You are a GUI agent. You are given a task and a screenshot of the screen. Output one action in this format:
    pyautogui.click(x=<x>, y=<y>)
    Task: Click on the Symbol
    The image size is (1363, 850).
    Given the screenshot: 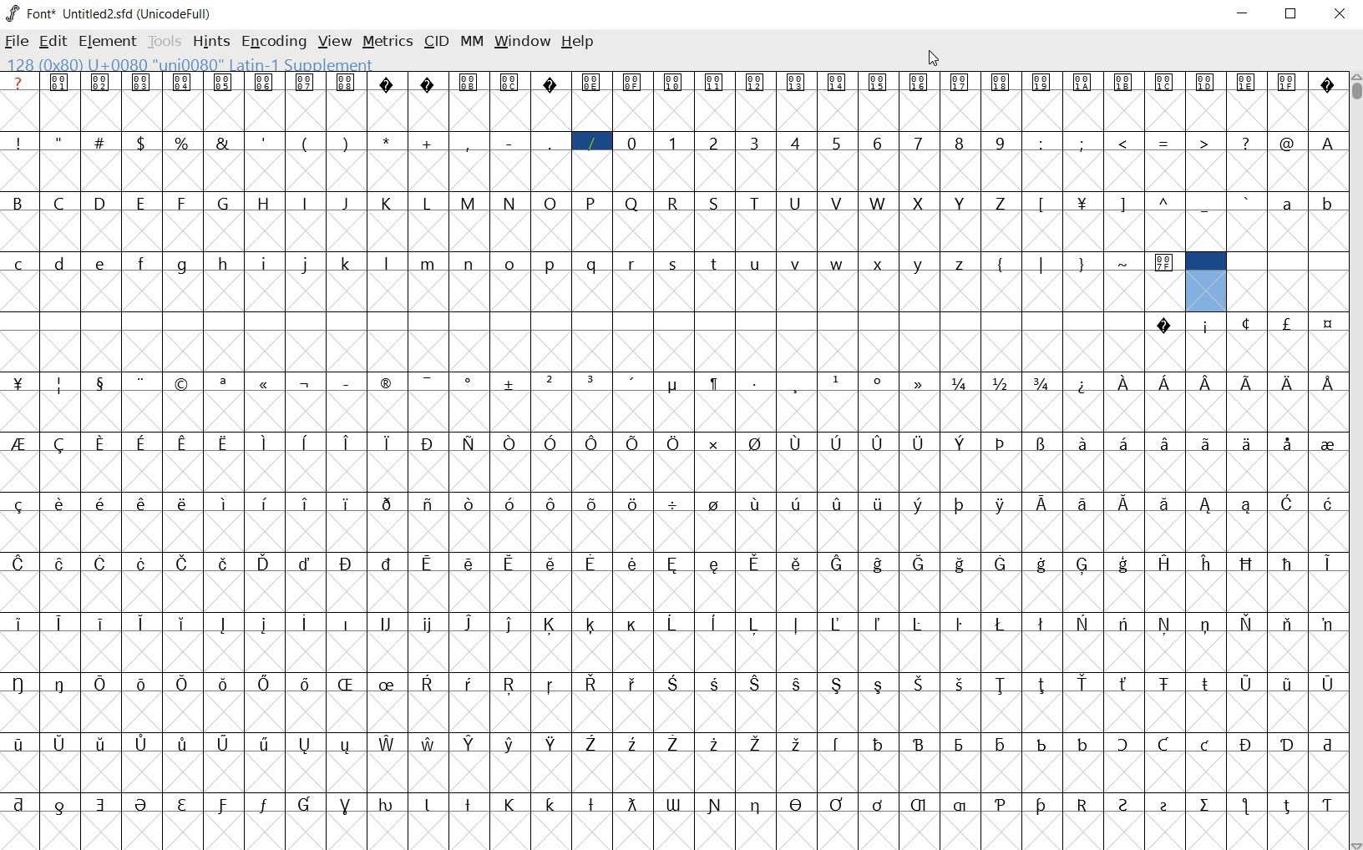 What is the action you would take?
    pyautogui.click(x=635, y=562)
    